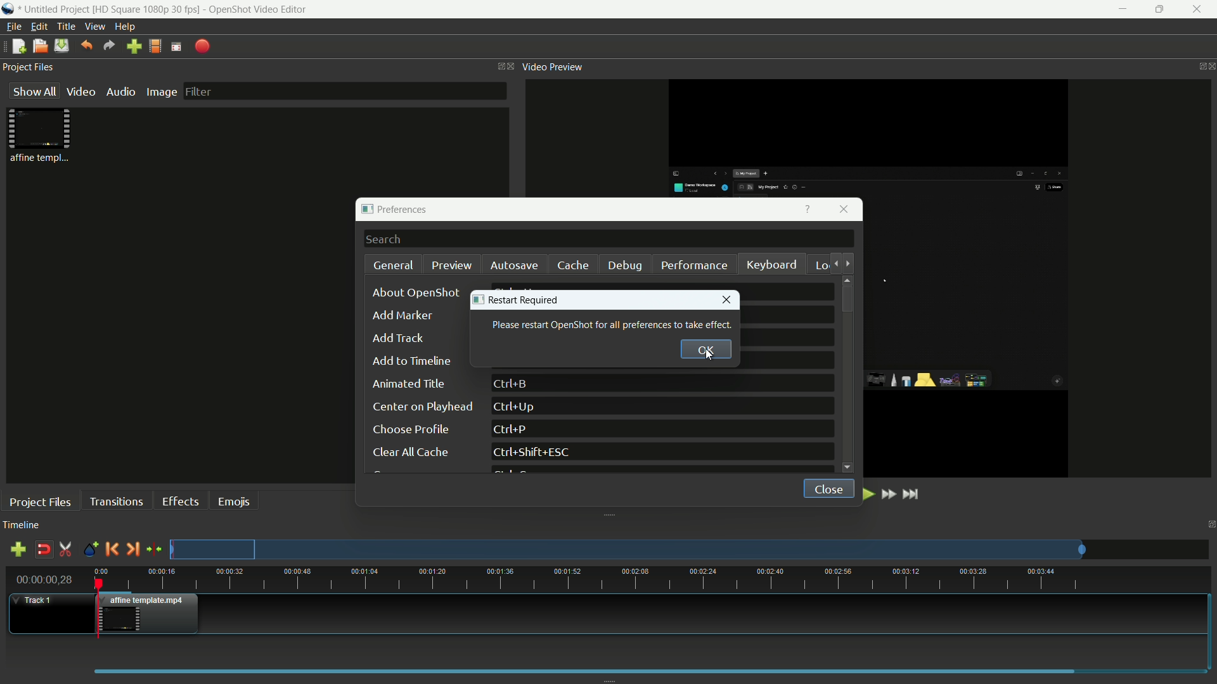 This screenshot has height=684, width=1217. I want to click on previous marker, so click(111, 548).